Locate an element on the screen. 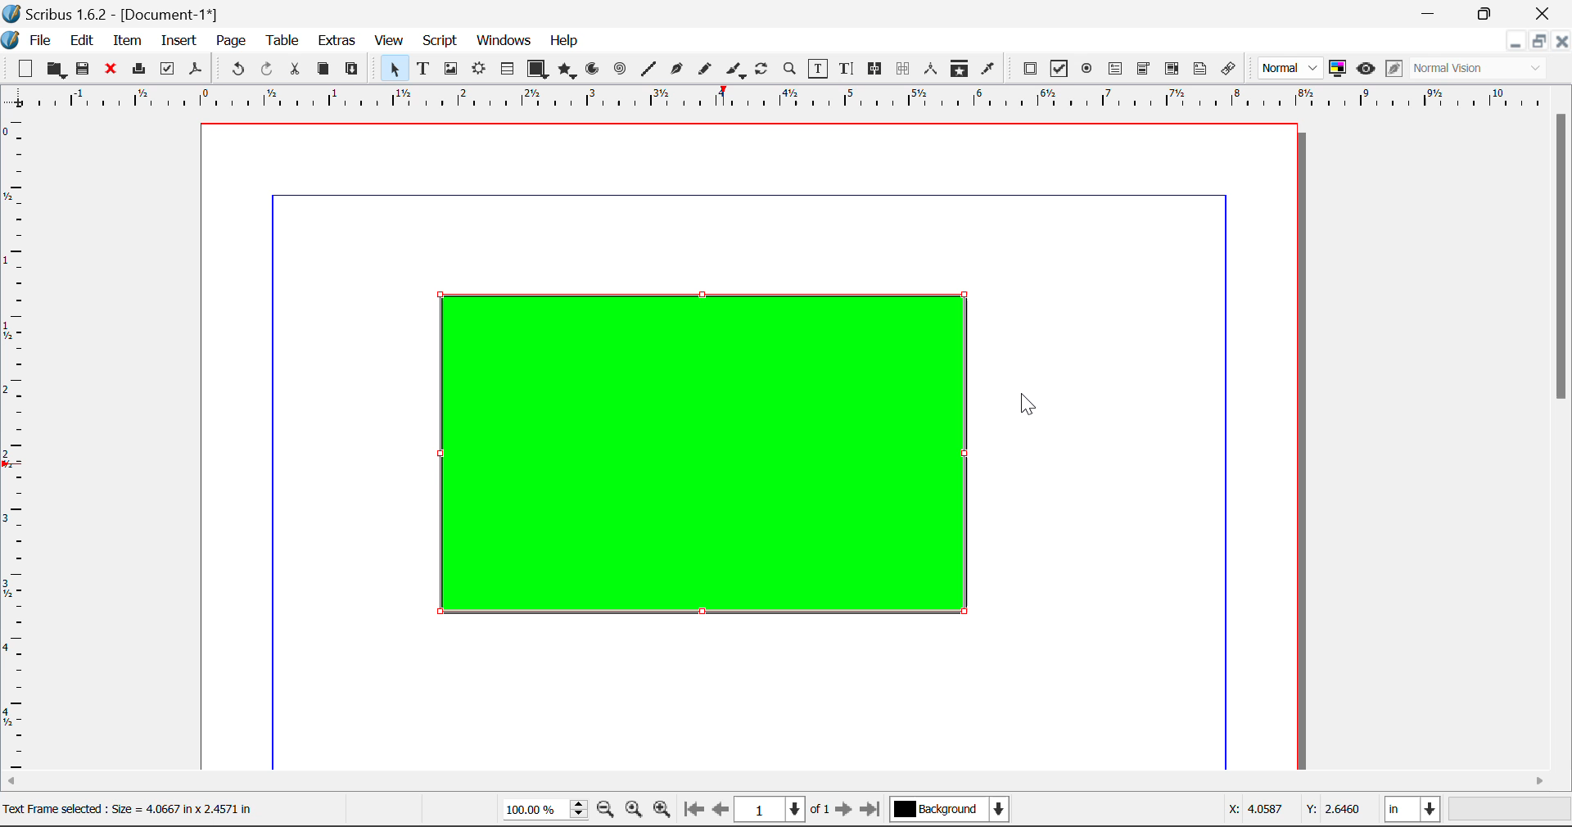  Previous Page is located at coordinates (723, 812).